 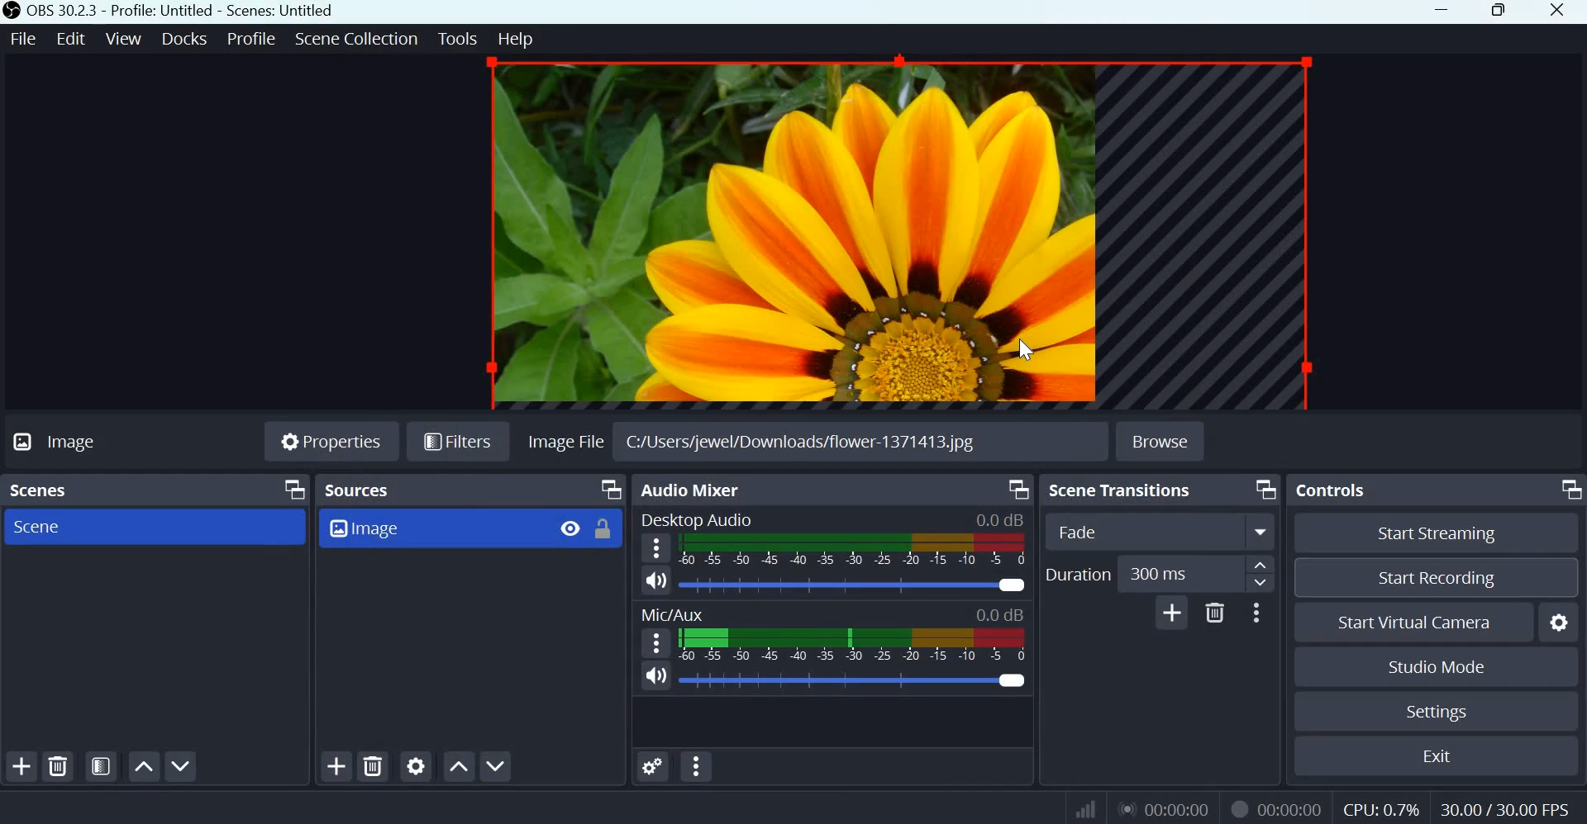 I want to click on Recording Status Icon, so click(x=1239, y=808).